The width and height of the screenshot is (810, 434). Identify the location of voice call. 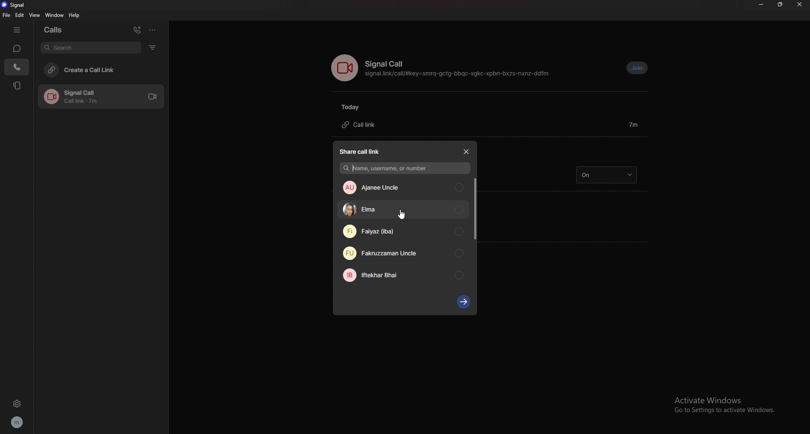
(344, 68).